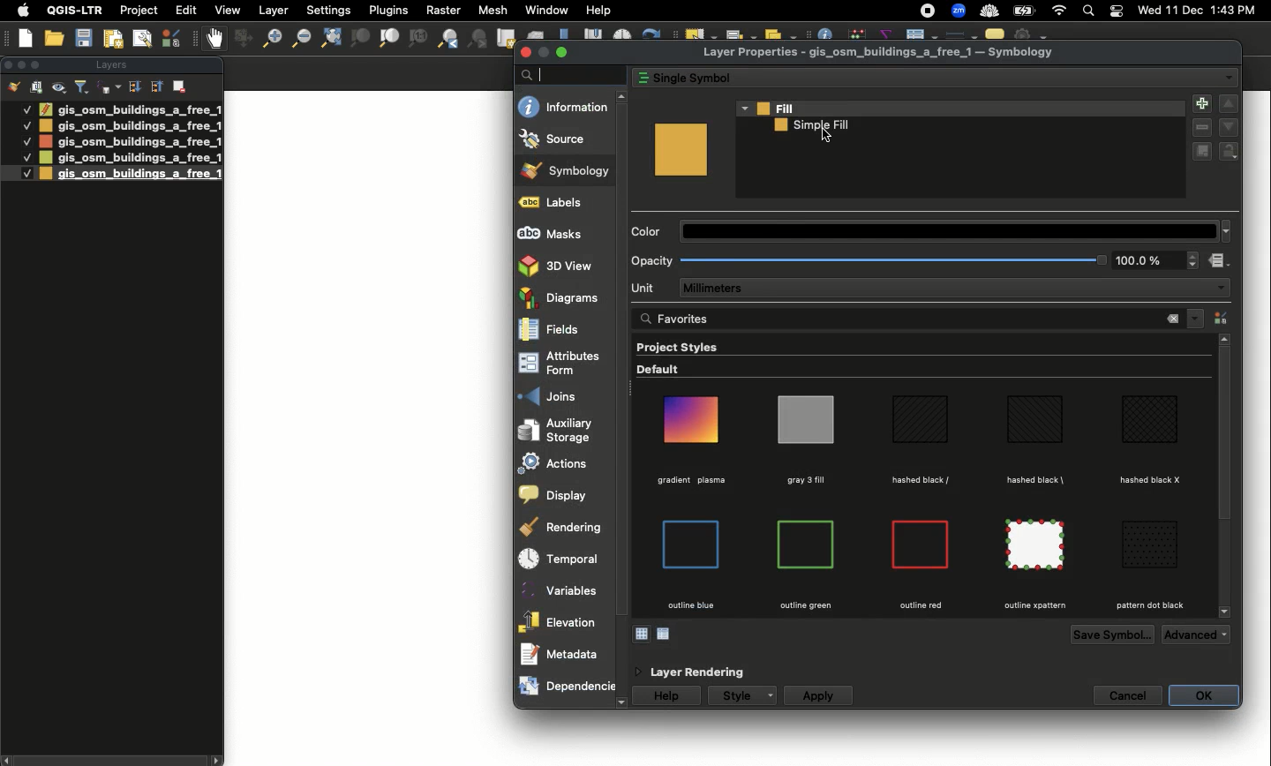  Describe the element at coordinates (527, 53) in the screenshot. I see `close` at that location.